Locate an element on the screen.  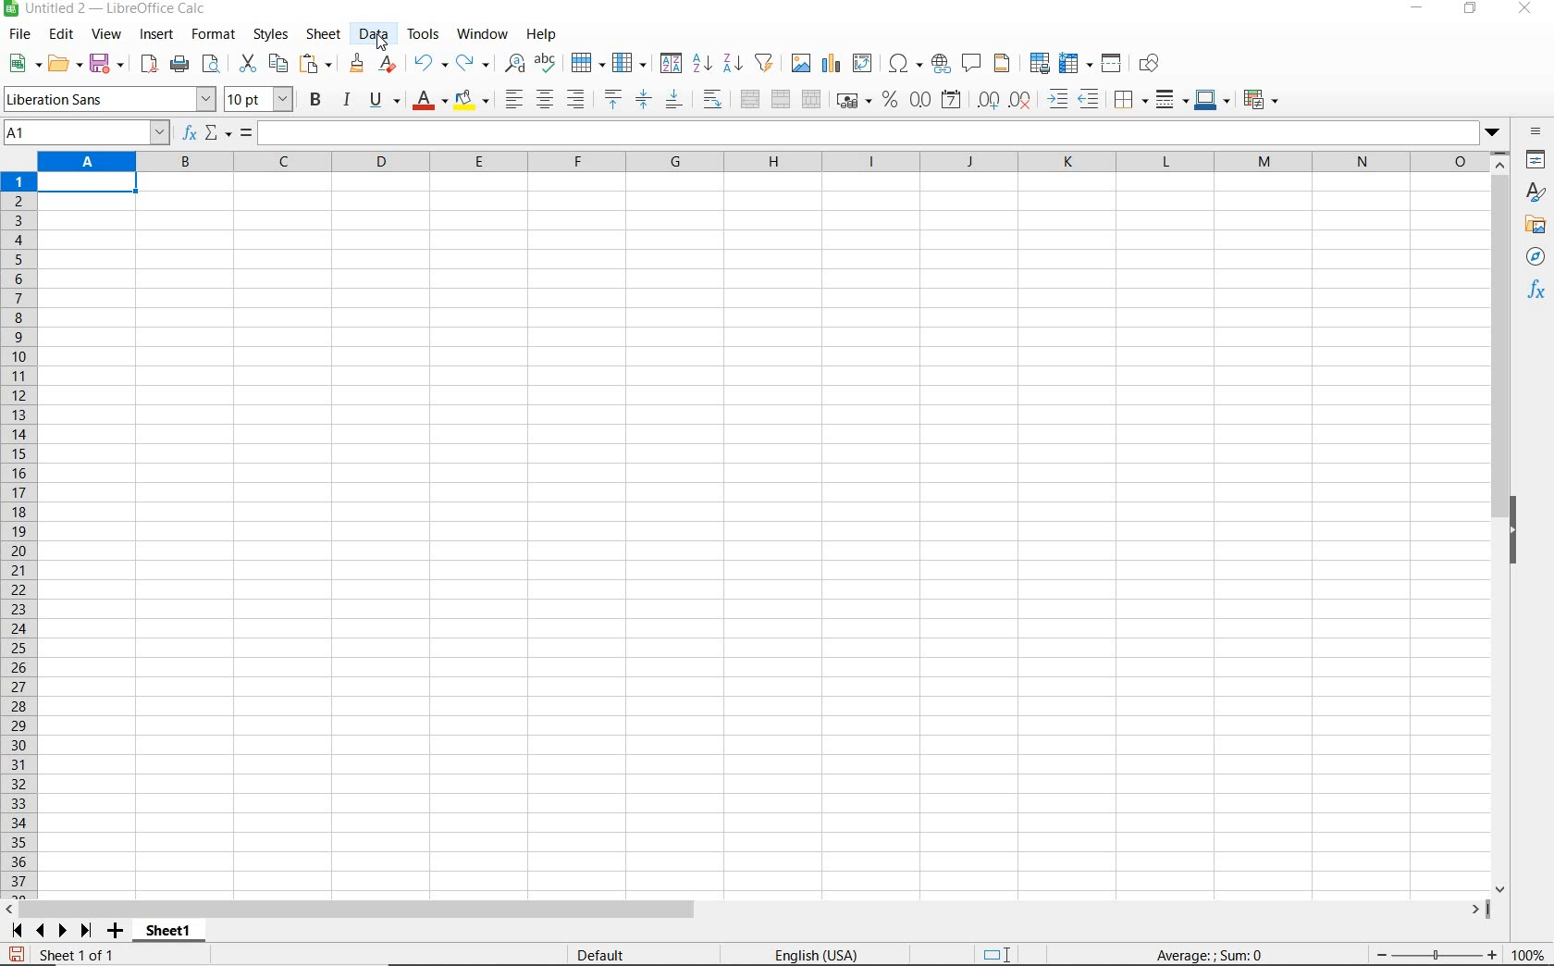
properties is located at coordinates (1537, 161).